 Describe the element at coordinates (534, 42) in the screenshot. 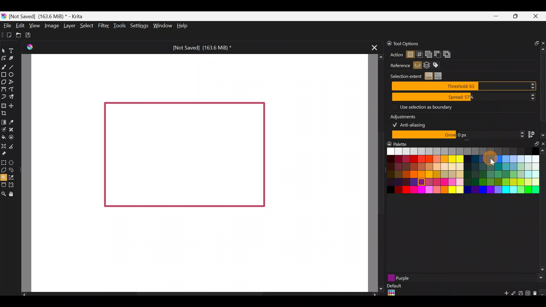

I see `Float docker` at that location.